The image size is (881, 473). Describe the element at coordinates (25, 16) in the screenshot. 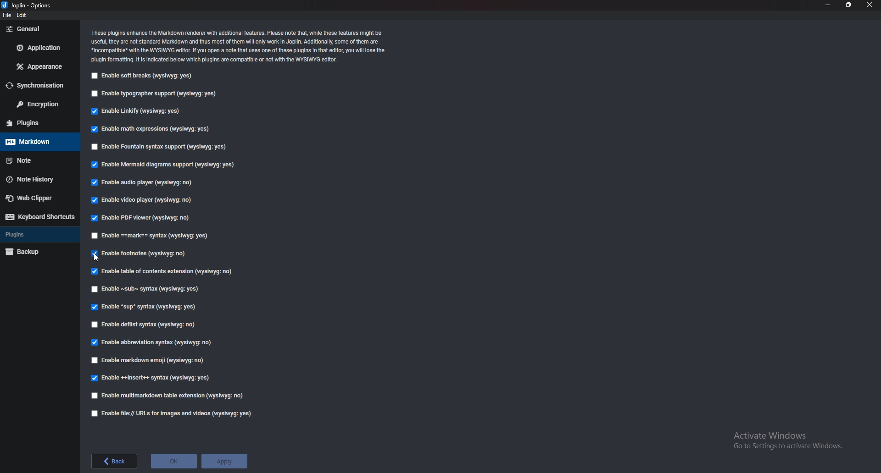

I see `edit` at that location.